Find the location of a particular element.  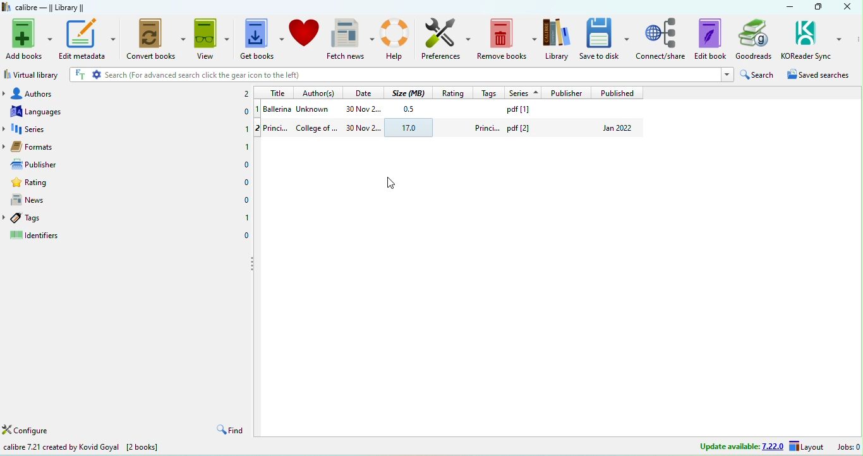

View is located at coordinates (214, 37).